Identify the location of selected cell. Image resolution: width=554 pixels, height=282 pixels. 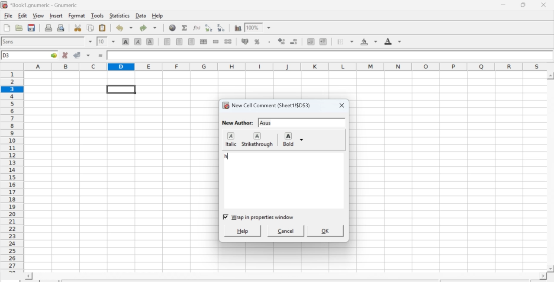
(121, 89).